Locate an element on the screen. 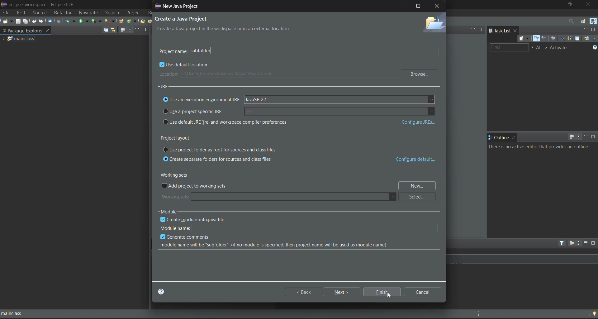 The width and height of the screenshot is (598, 319). run last tool is located at coordinates (109, 21).